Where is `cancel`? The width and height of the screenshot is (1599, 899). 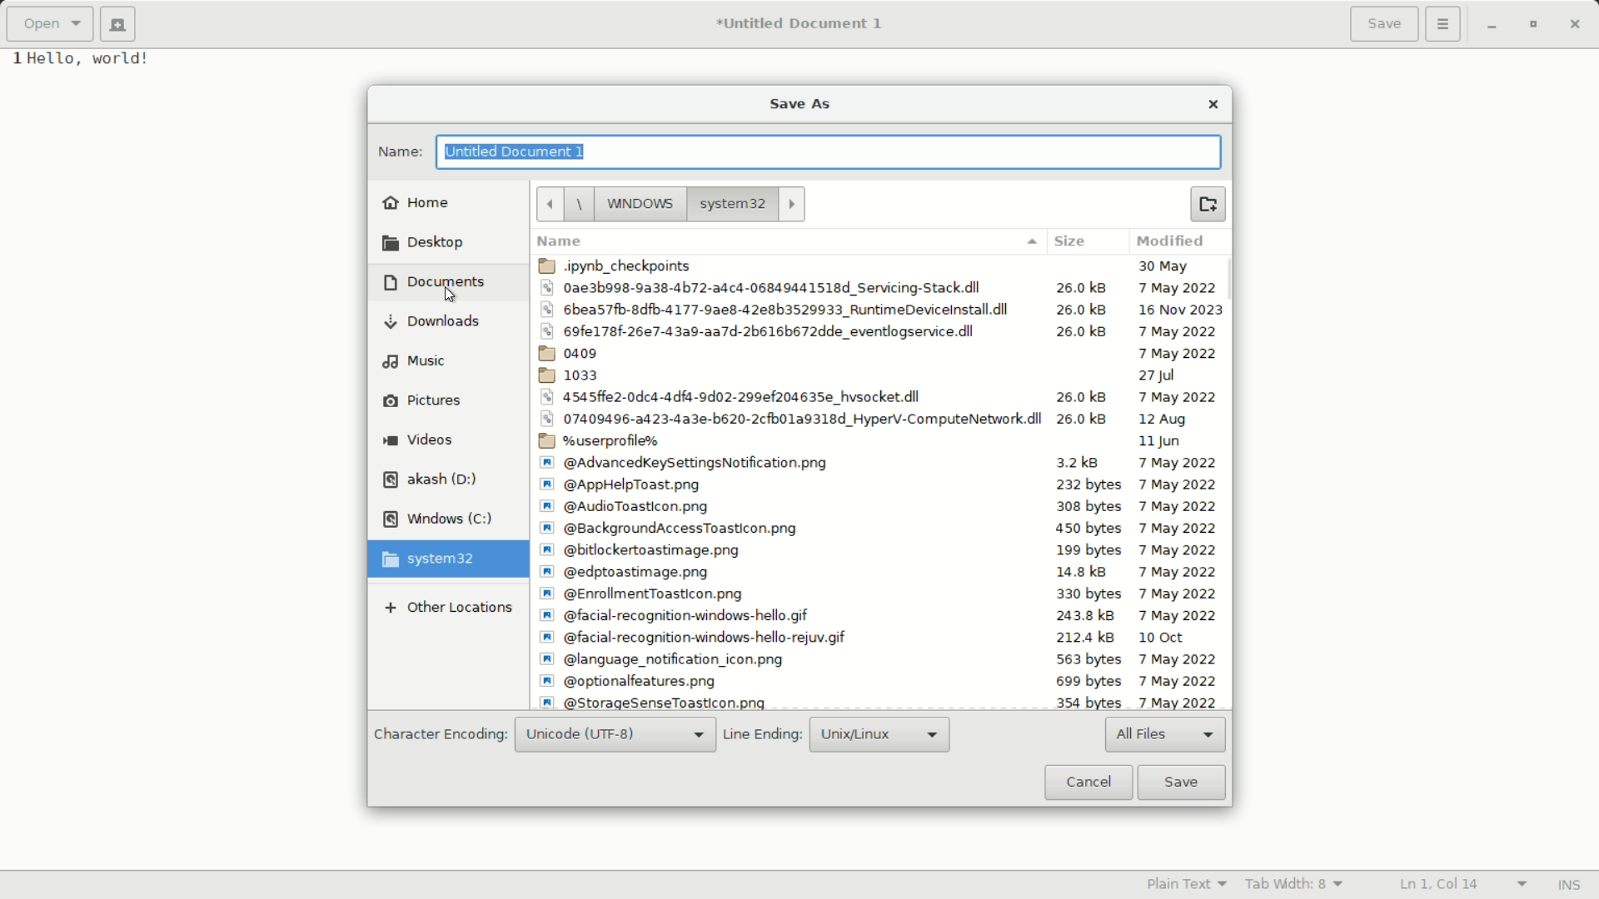
cancel is located at coordinates (1087, 782).